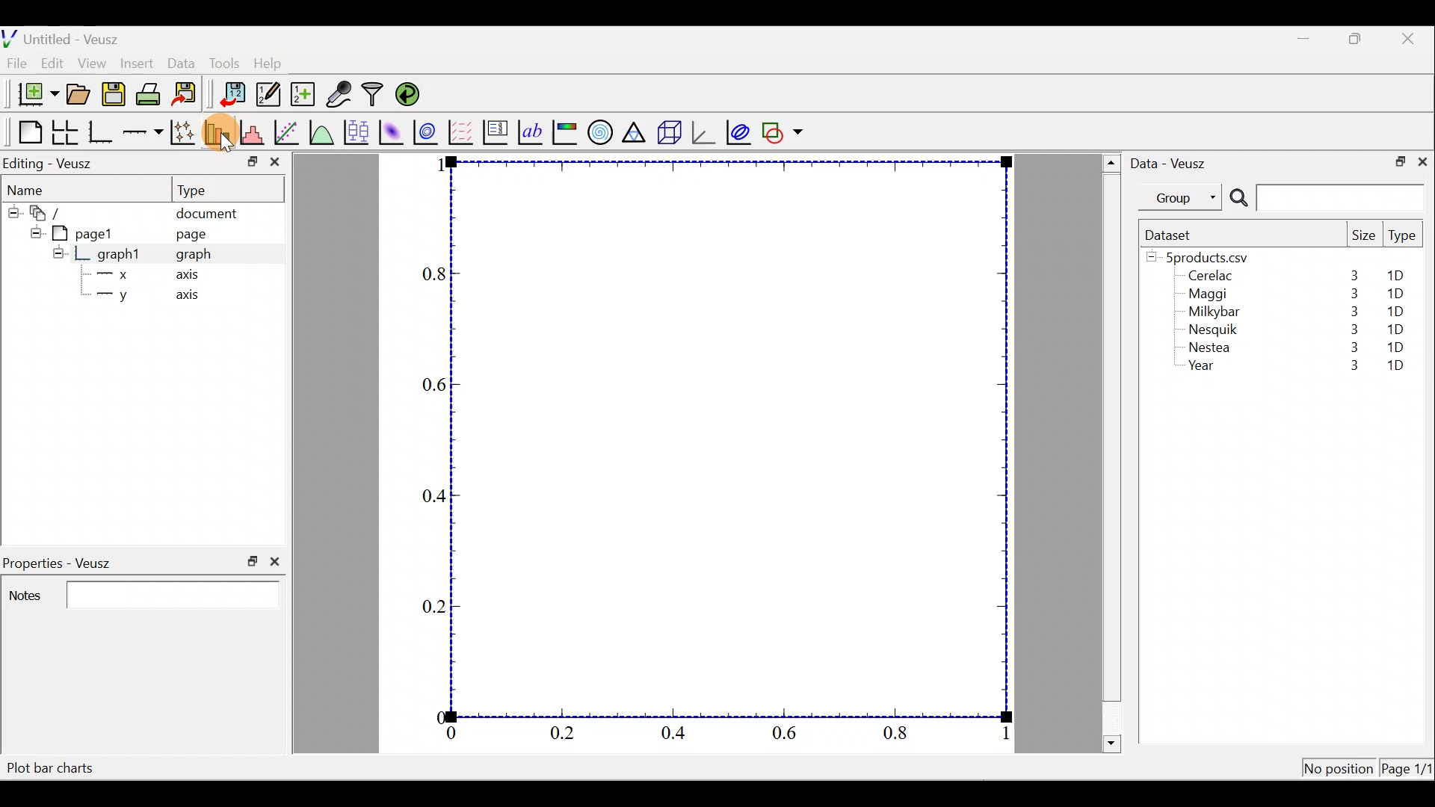  I want to click on 0.4, so click(679, 734).